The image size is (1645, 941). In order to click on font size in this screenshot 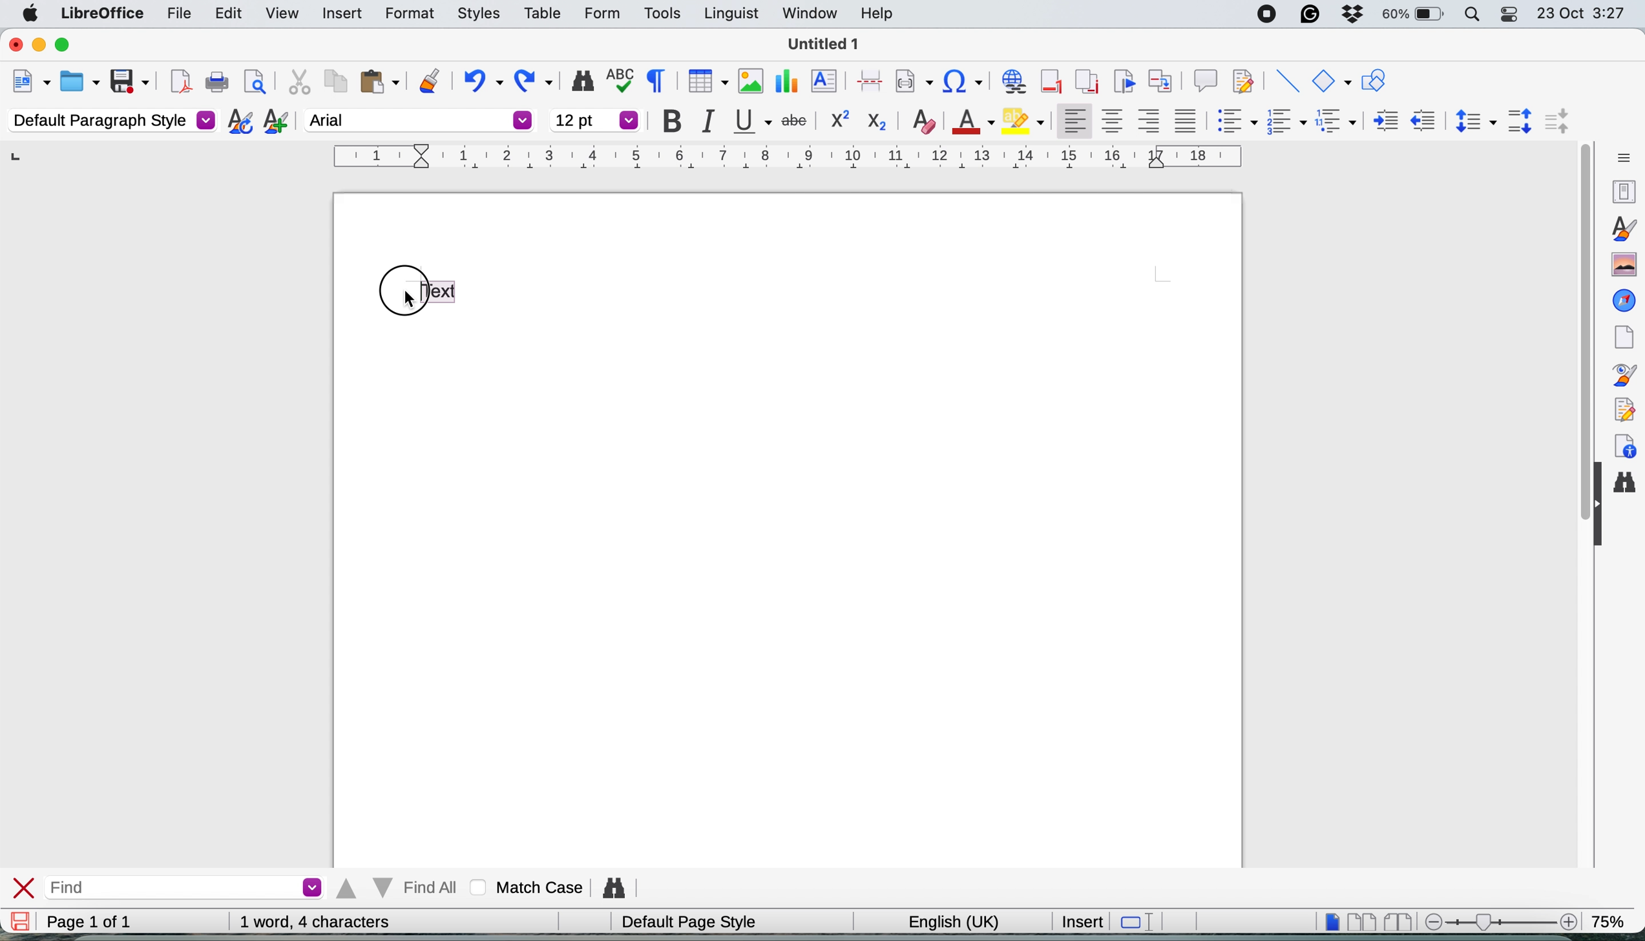, I will do `click(594, 120)`.